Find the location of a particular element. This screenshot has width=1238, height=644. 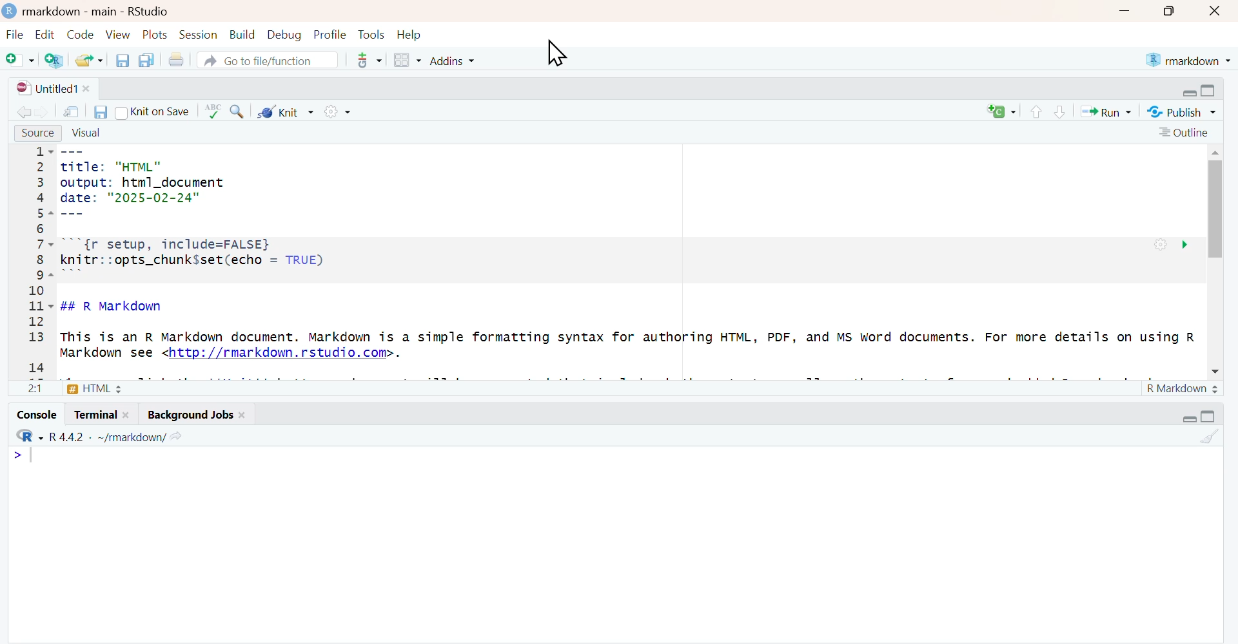

title: "HTML" output: html_document date: "2025-02-24" is located at coordinates (145, 183).